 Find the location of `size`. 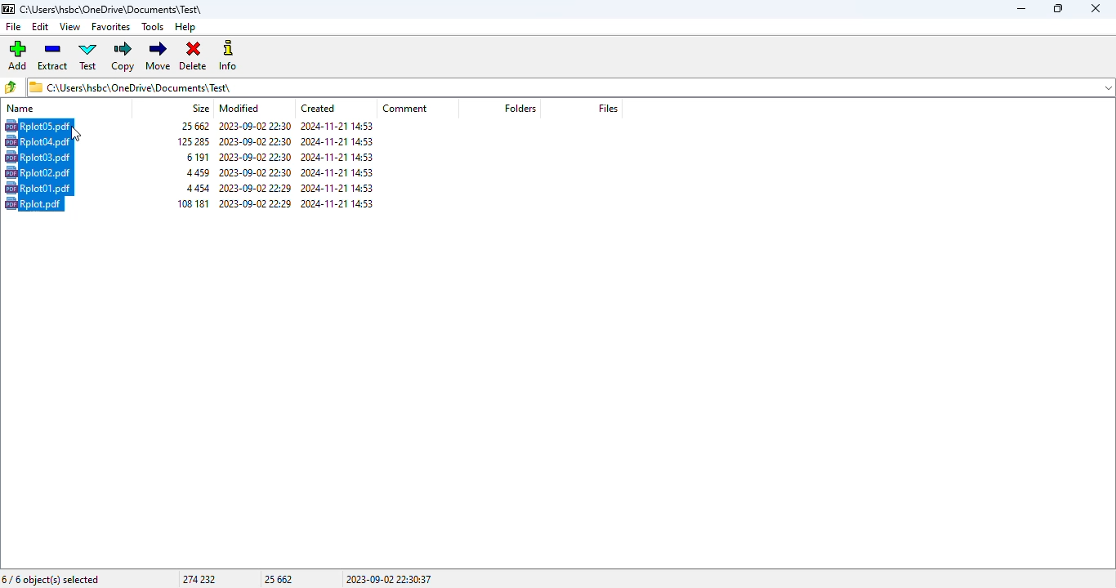

size is located at coordinates (198, 172).